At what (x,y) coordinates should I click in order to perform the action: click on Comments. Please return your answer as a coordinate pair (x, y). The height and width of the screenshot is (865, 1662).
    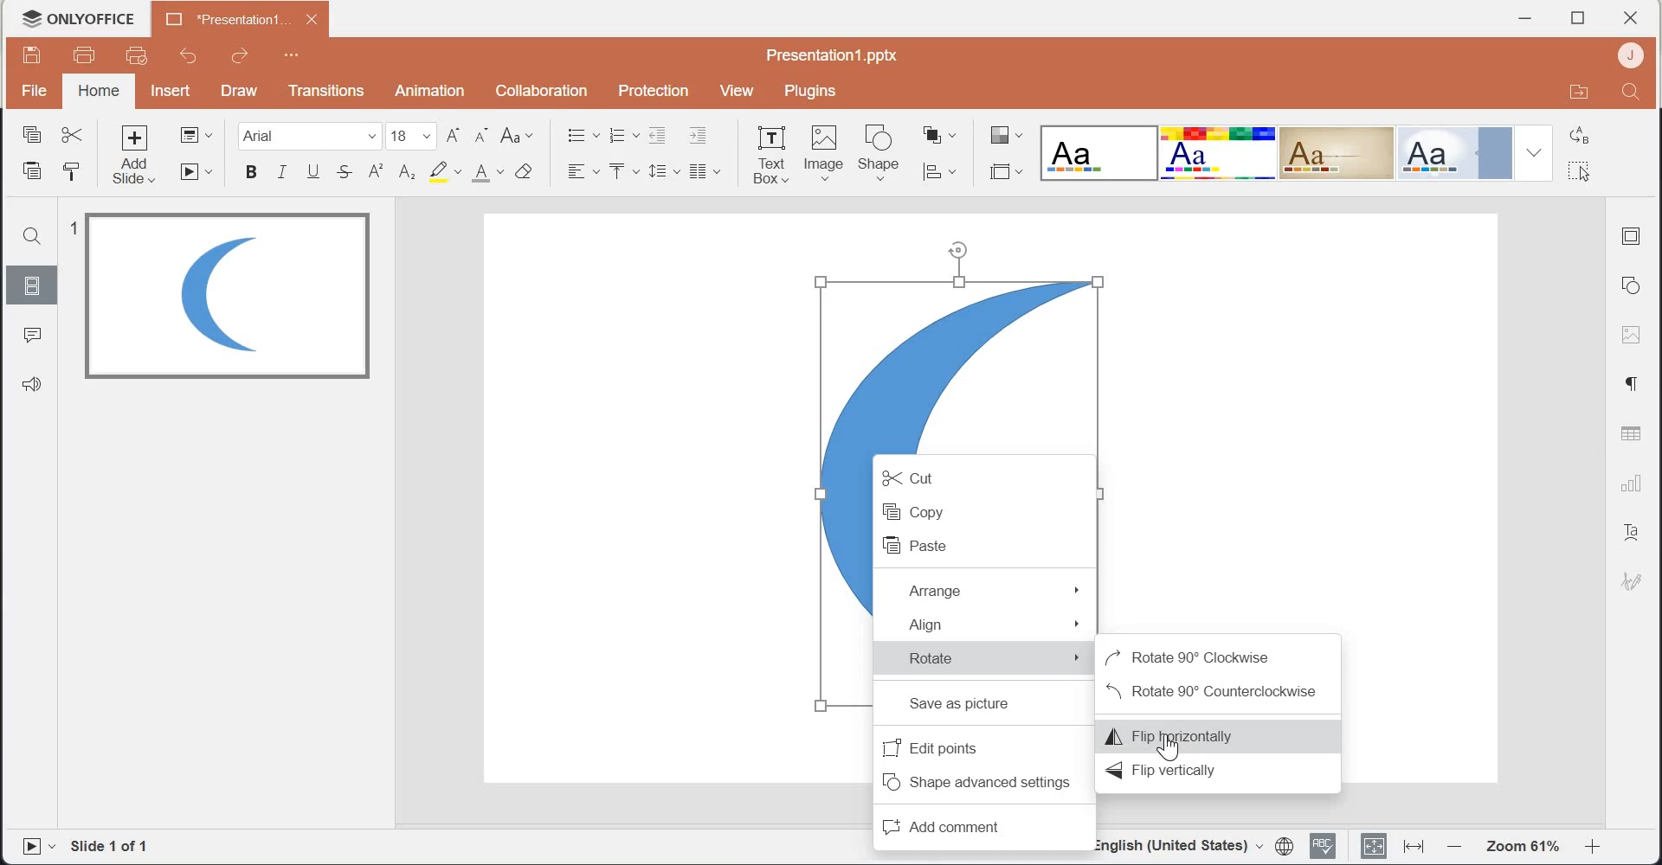
    Looking at the image, I should click on (29, 333).